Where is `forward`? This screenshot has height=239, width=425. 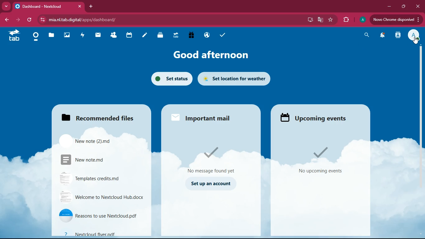 forward is located at coordinates (19, 20).